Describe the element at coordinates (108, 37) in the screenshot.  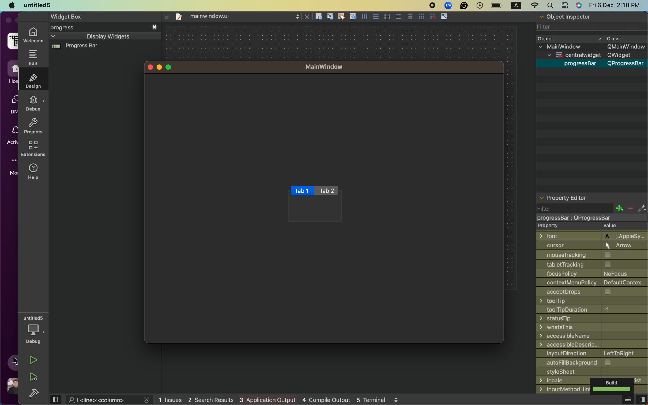
I see `display widgets` at that location.